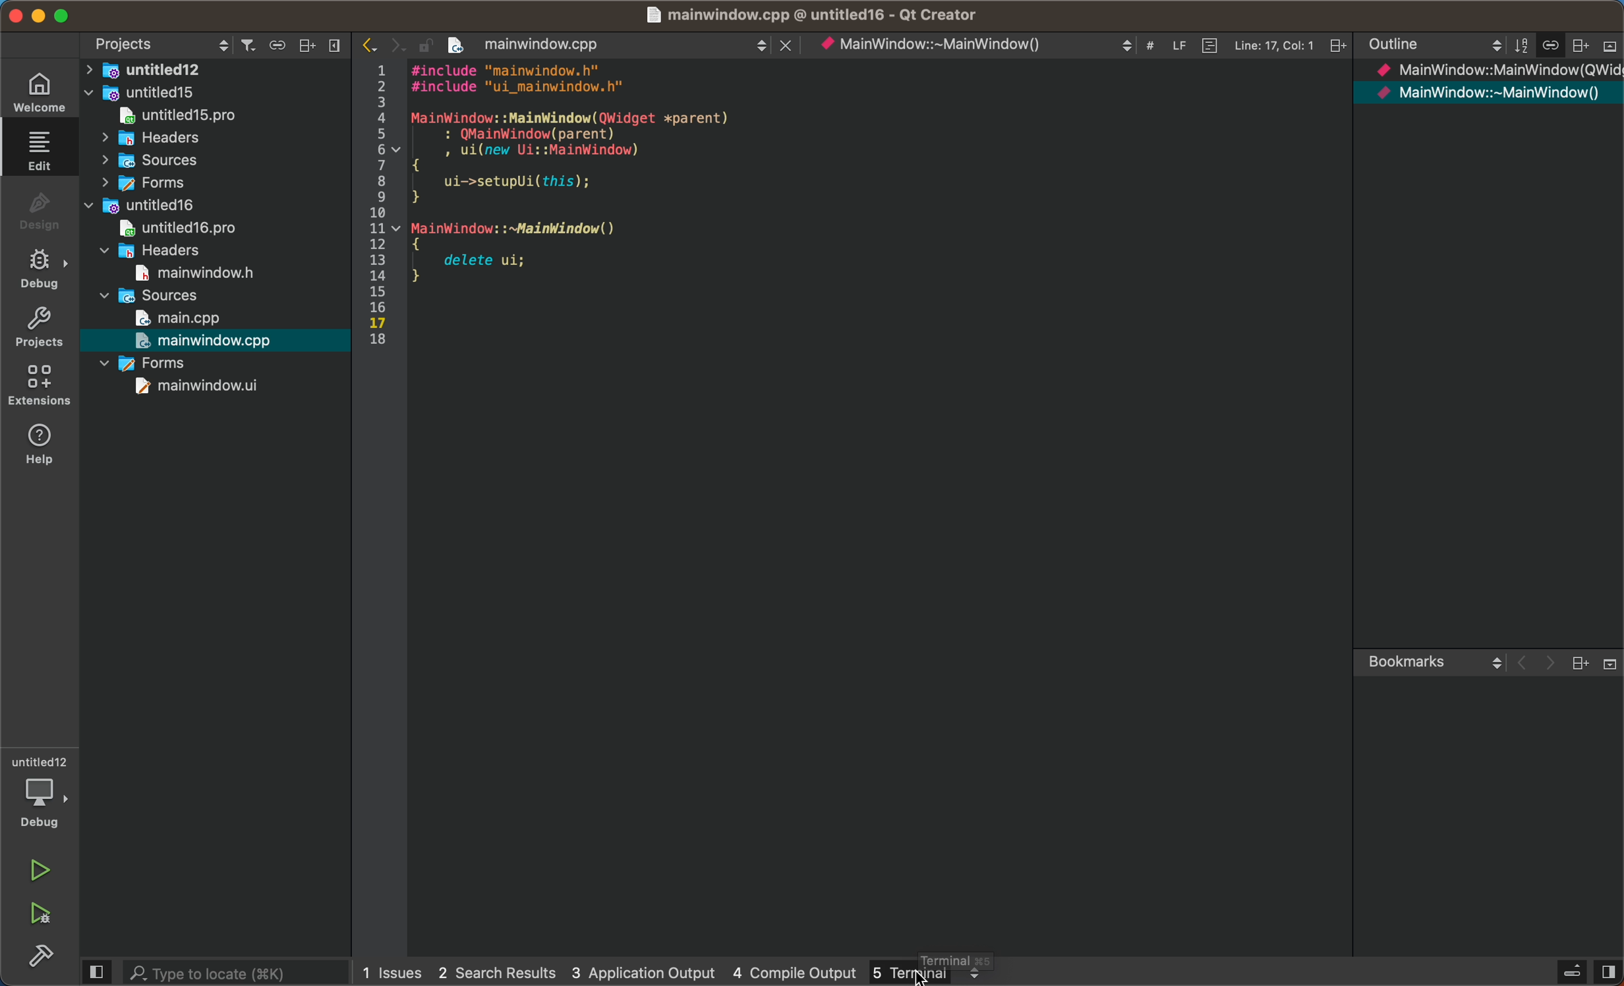 The height and width of the screenshot is (986, 1624). I want to click on link, so click(275, 45).